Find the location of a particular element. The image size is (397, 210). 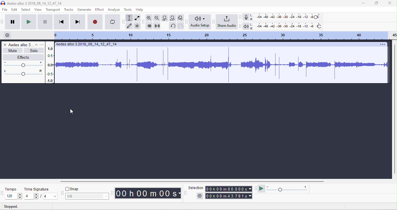

timeline options is located at coordinates (7, 35).